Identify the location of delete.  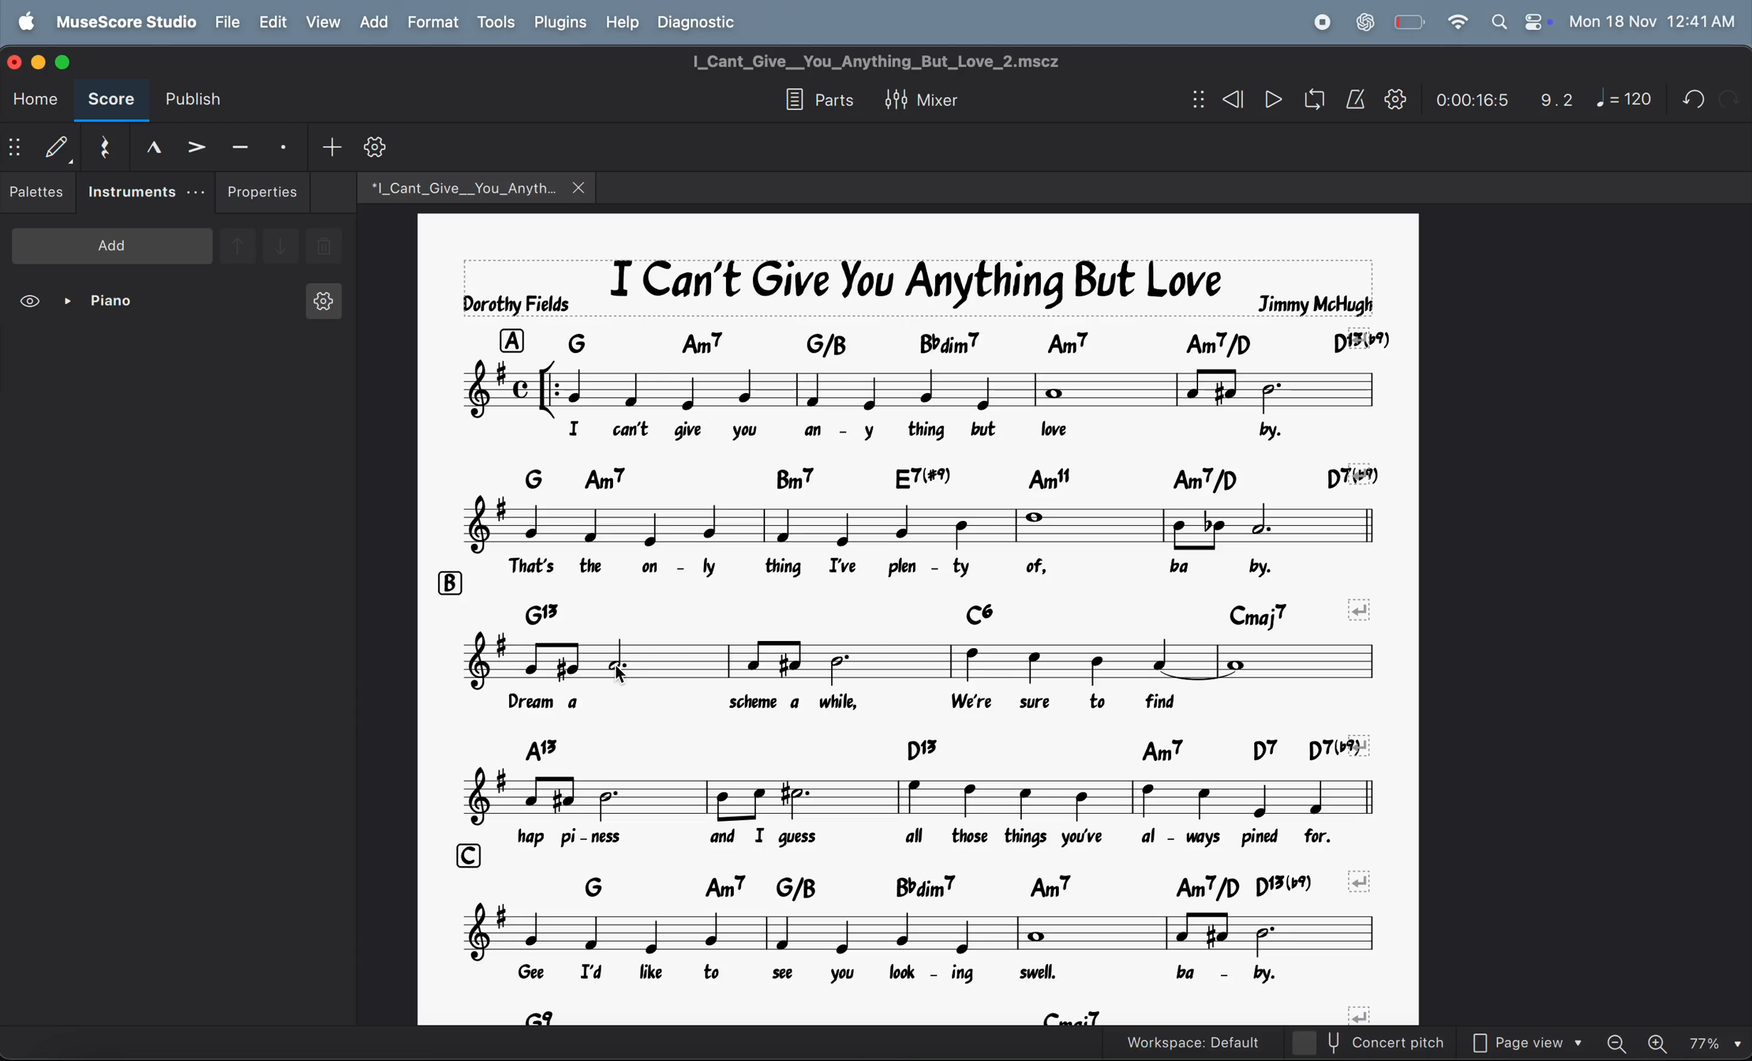
(335, 247).